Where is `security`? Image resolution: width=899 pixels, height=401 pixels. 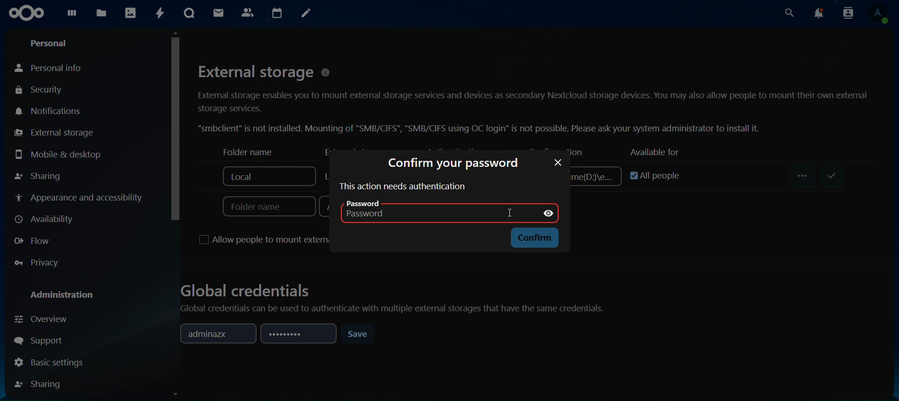
security is located at coordinates (47, 90).